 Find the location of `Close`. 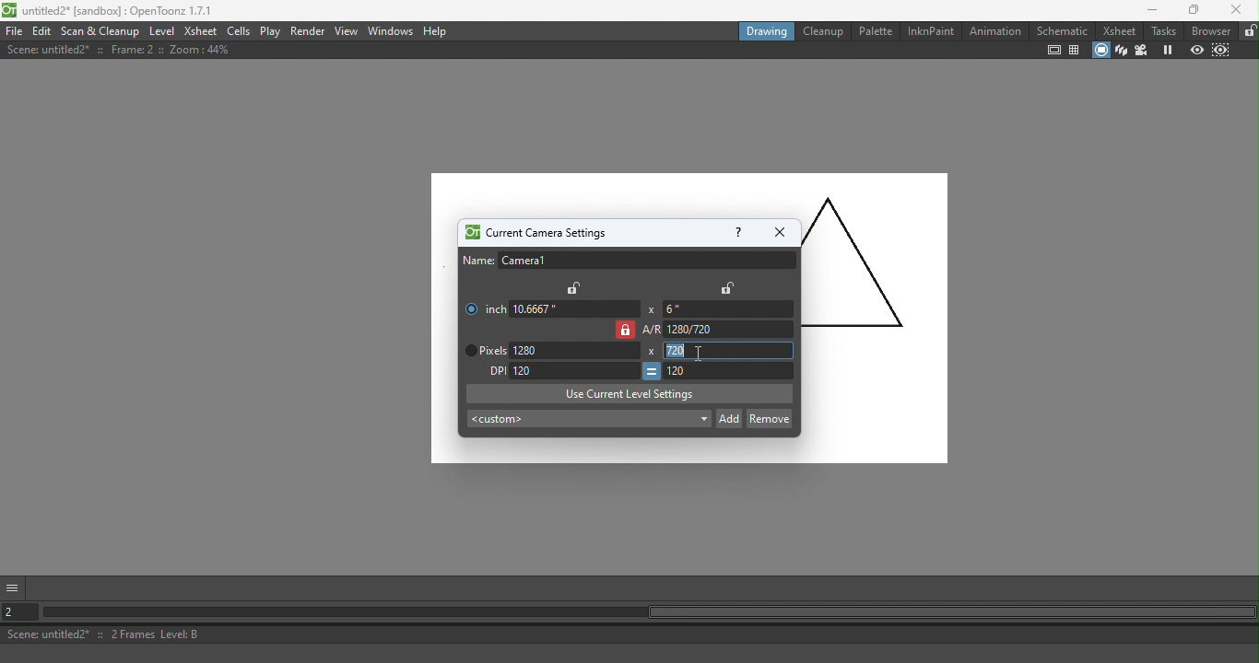

Close is located at coordinates (1236, 10).